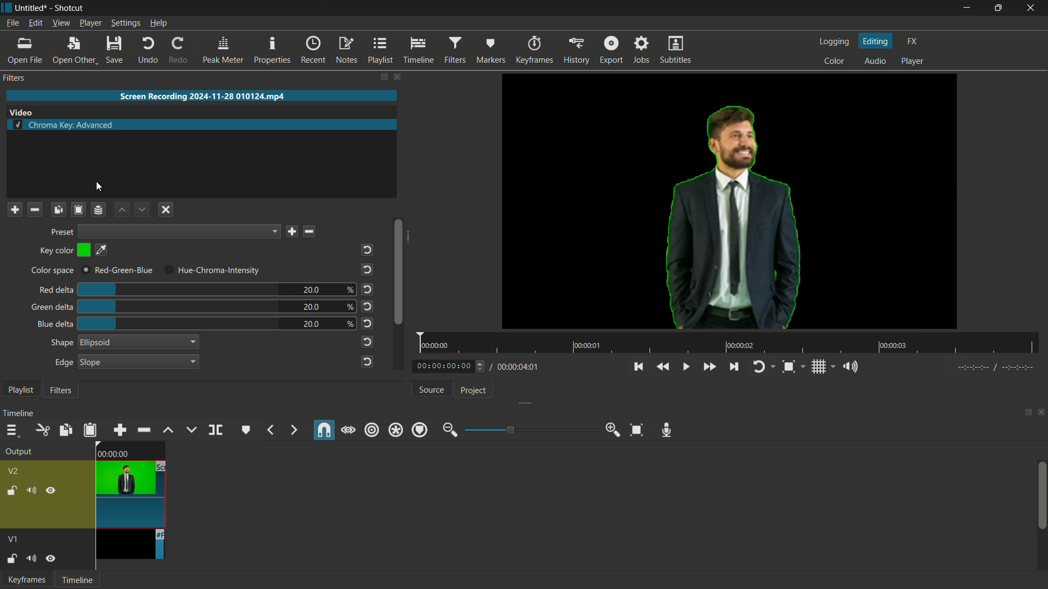  Describe the element at coordinates (203, 97) in the screenshot. I see `imported video name` at that location.